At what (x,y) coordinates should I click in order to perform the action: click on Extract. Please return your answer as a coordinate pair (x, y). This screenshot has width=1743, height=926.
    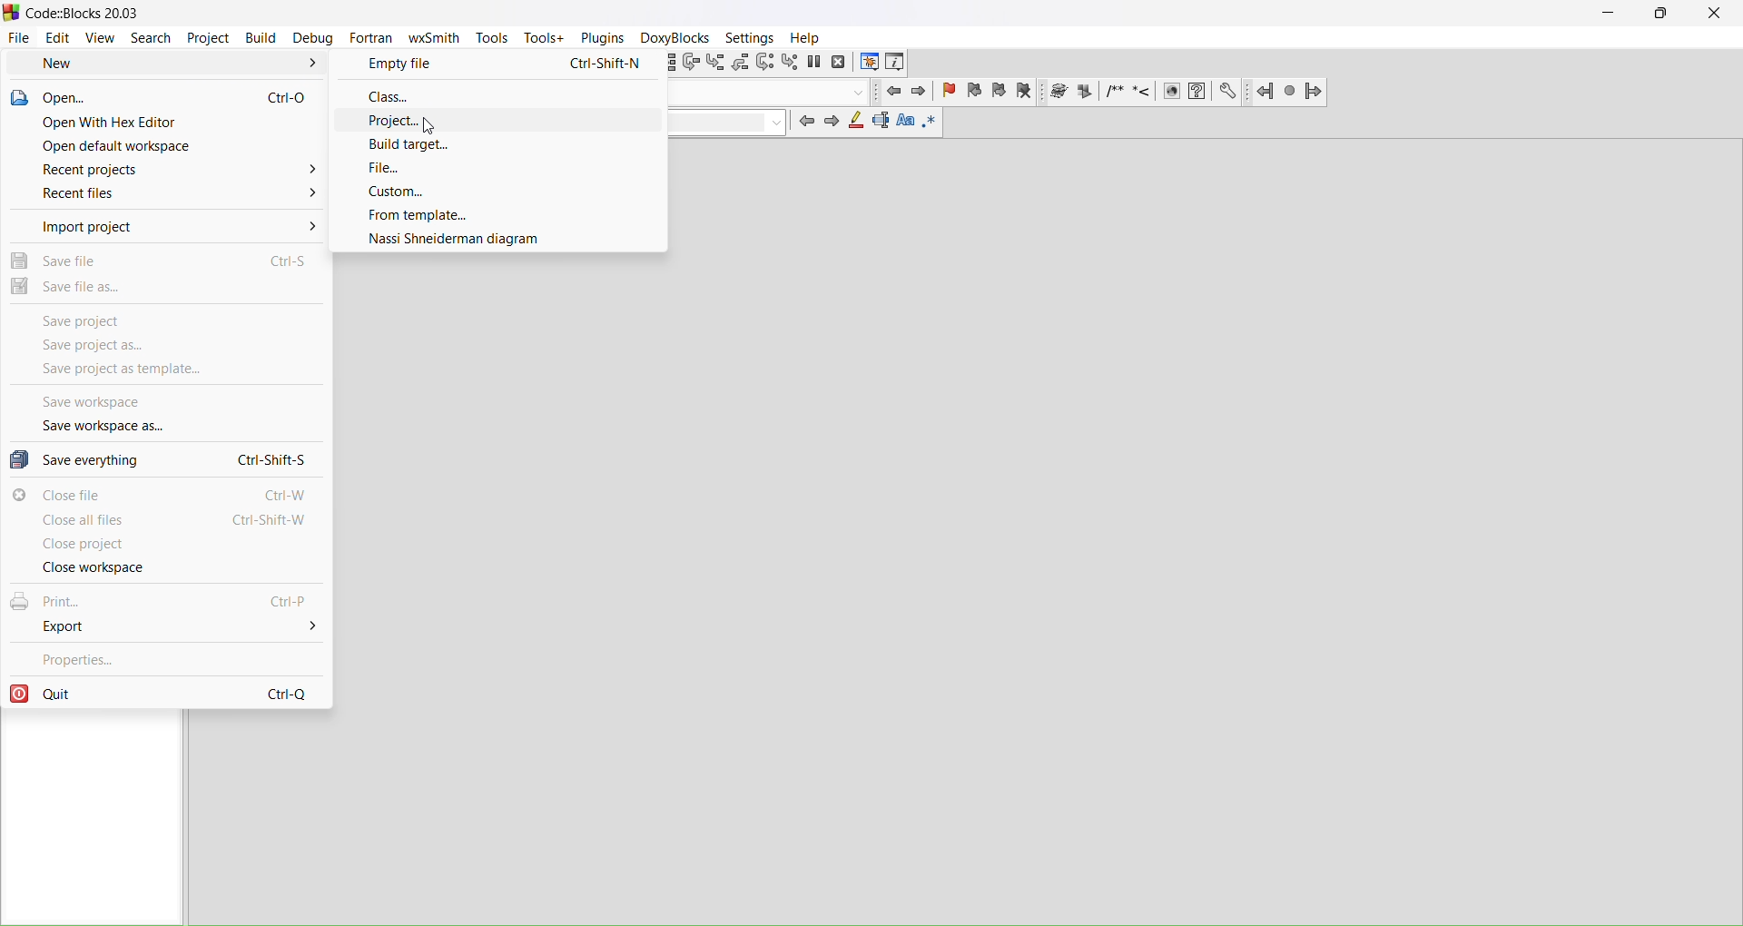
    Looking at the image, I should click on (1083, 91).